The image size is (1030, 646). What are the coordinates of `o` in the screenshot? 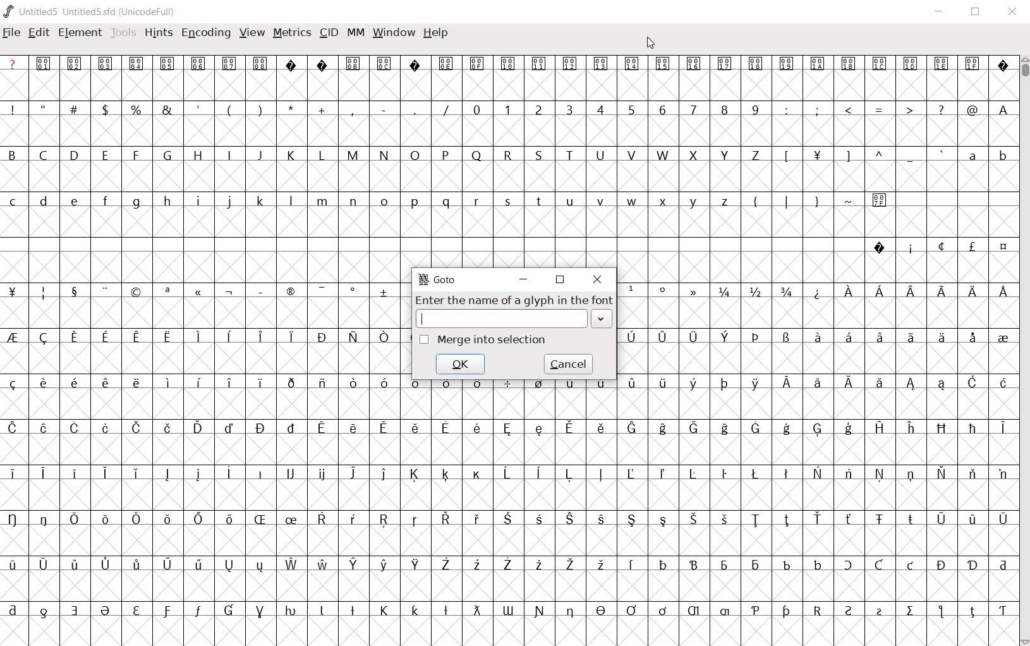 It's located at (384, 202).